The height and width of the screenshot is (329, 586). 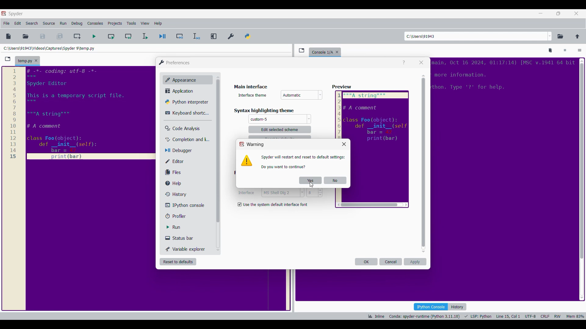 I want to click on Help, so click(x=187, y=183).